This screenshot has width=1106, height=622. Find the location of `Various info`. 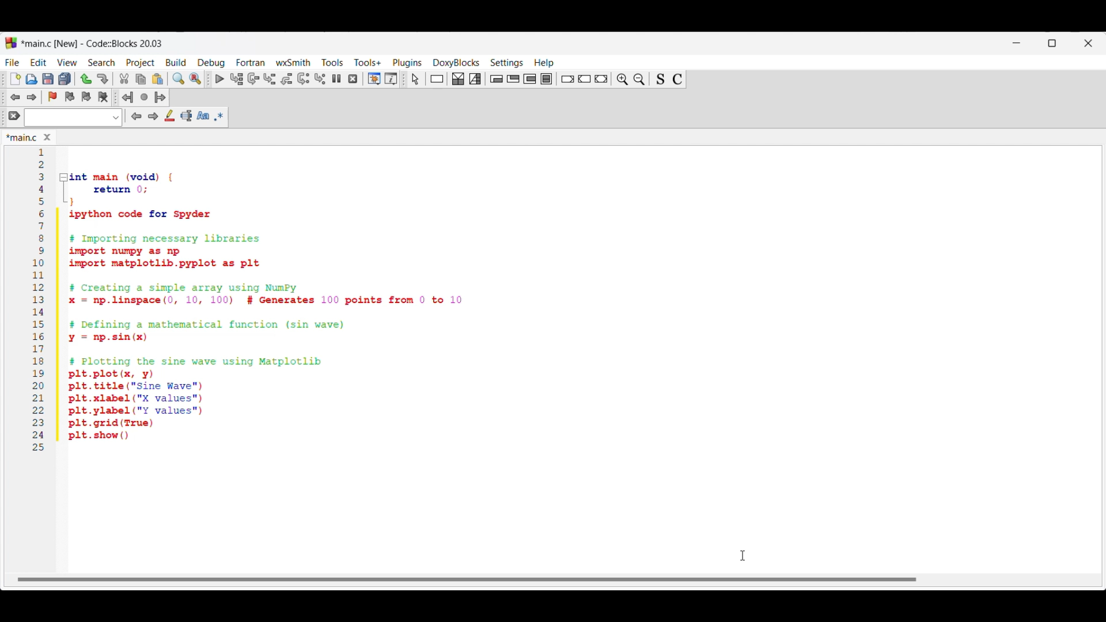

Various info is located at coordinates (391, 79).